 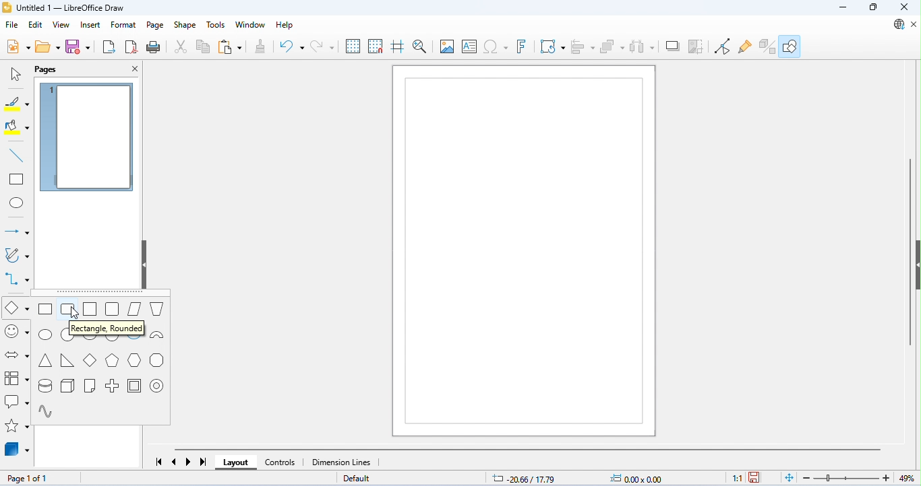 What do you see at coordinates (135, 338) in the screenshot?
I see `arc` at bounding box center [135, 338].